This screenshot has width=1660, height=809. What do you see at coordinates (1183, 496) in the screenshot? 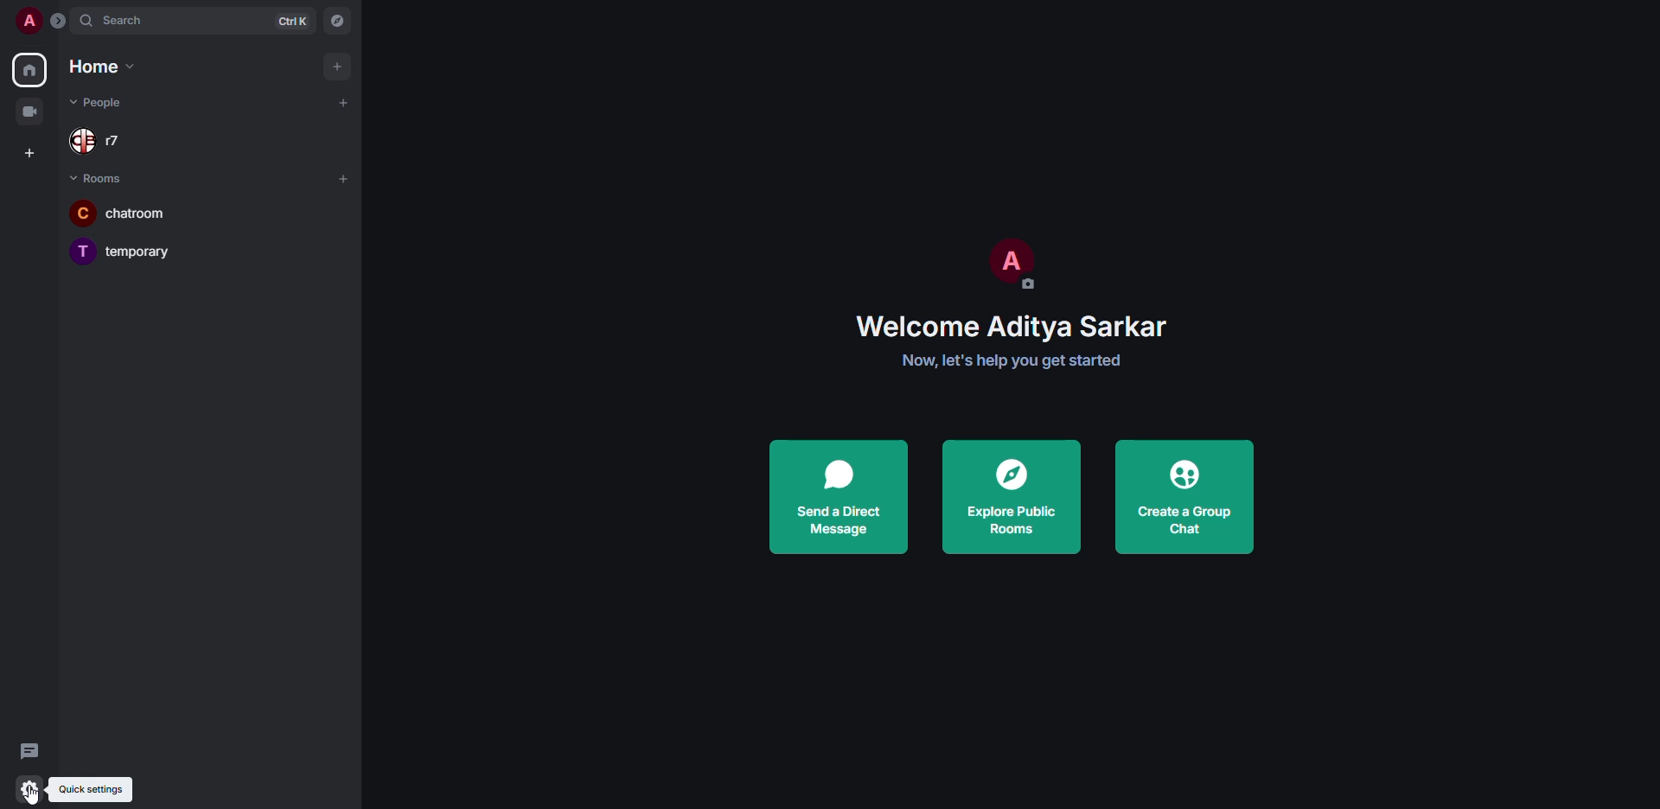
I see `create a group chat` at bounding box center [1183, 496].